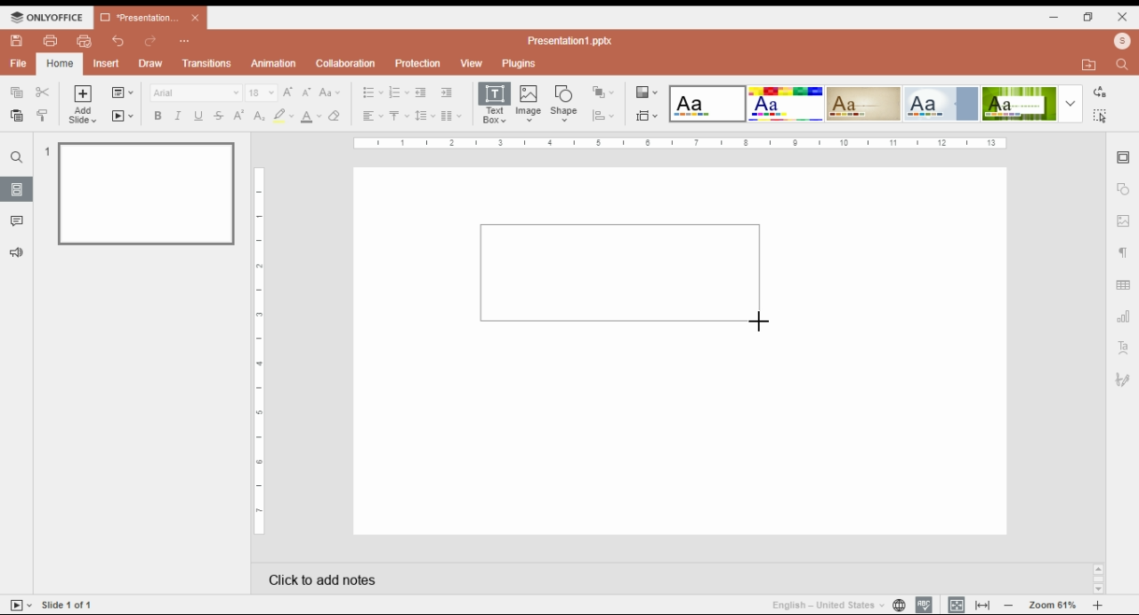 This screenshot has width=1139, height=615. What do you see at coordinates (494, 104) in the screenshot?
I see `insert text box` at bounding box center [494, 104].